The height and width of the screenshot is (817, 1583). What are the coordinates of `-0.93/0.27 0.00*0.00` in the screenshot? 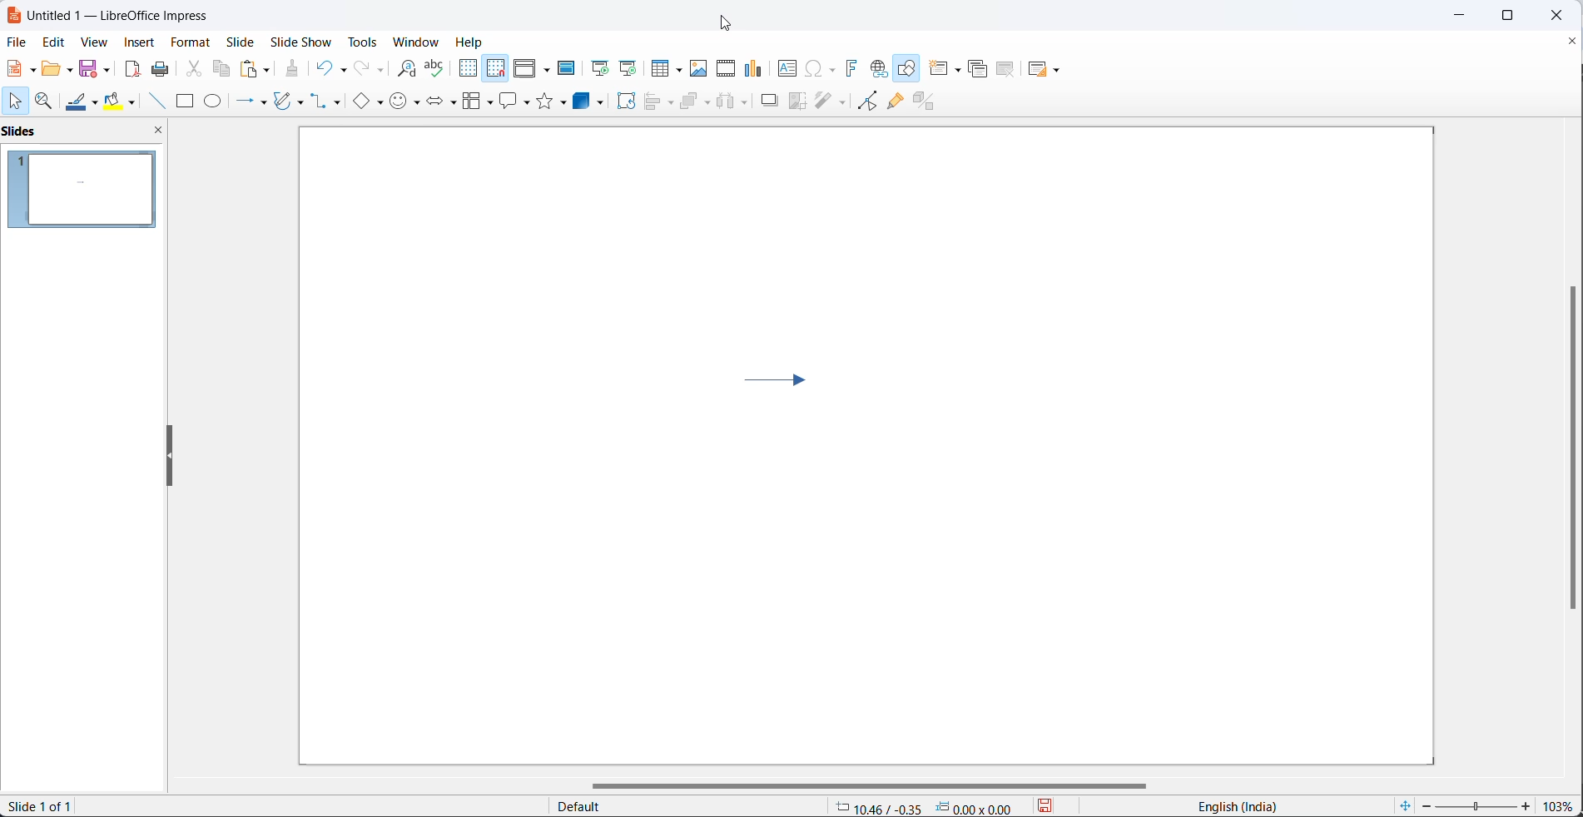 It's located at (930, 806).